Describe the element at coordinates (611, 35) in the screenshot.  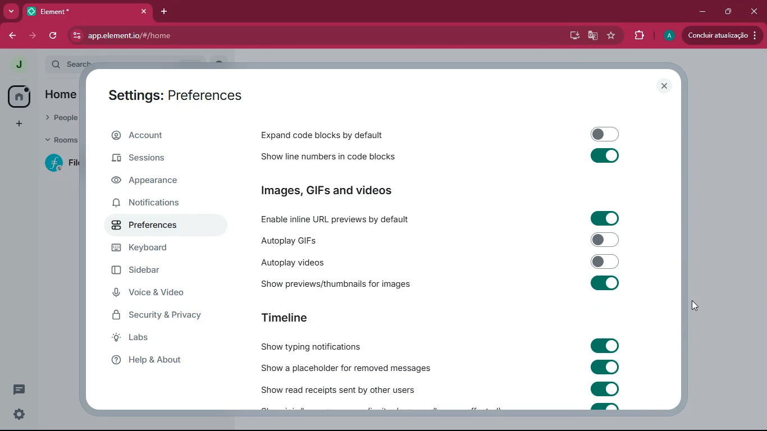
I see `favourite` at that location.